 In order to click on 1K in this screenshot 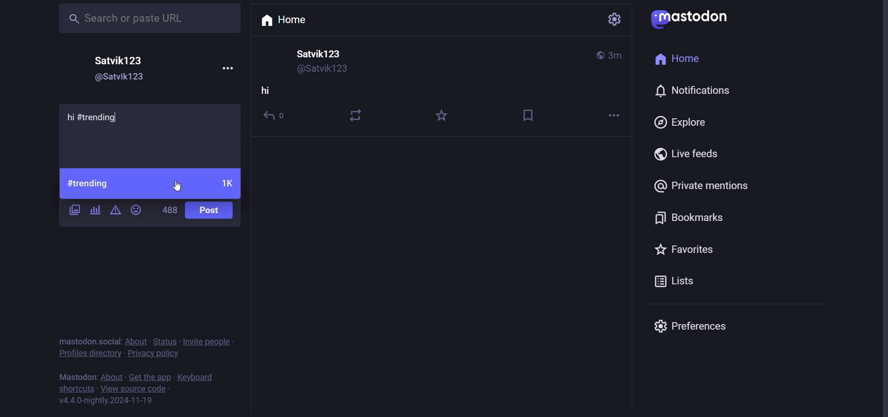, I will do `click(227, 184)`.